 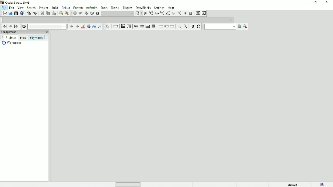 I want to click on default, so click(x=293, y=184).